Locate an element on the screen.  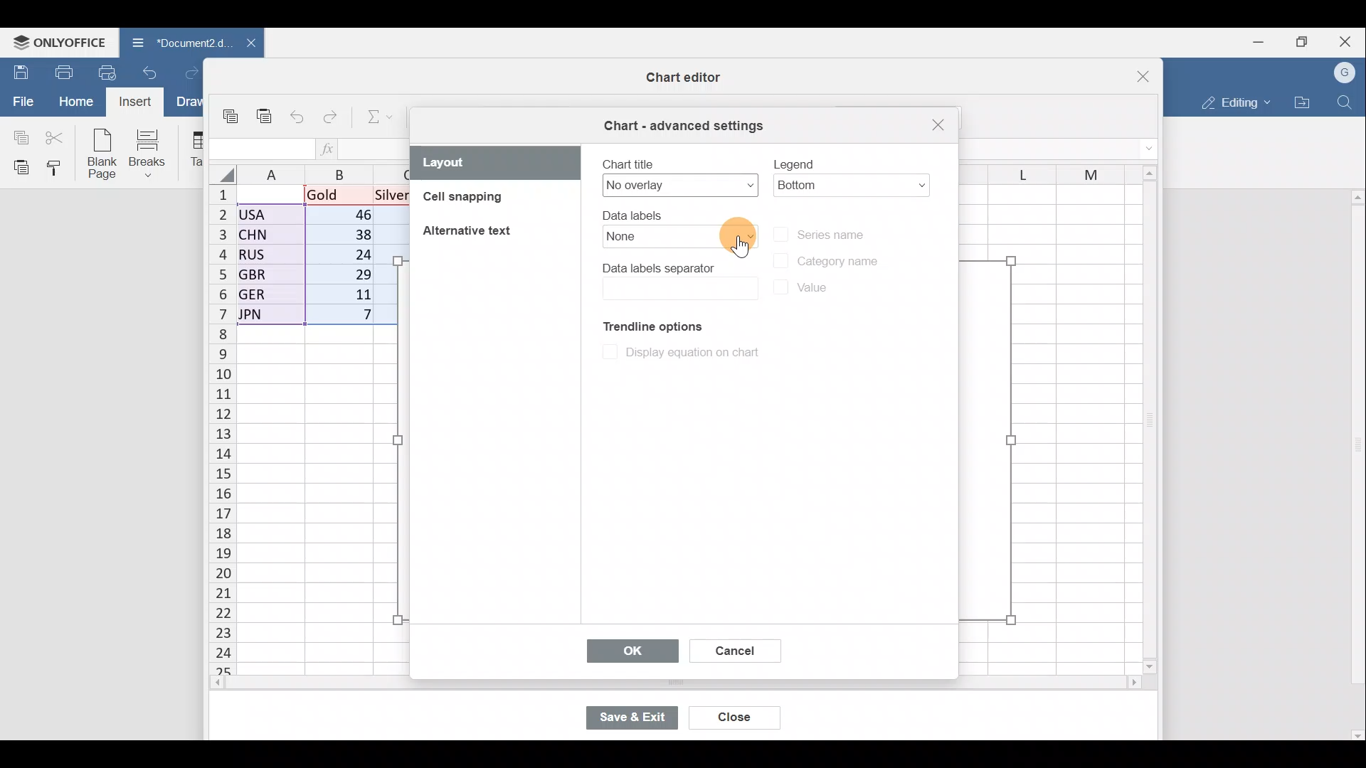
Layout is located at coordinates (496, 163).